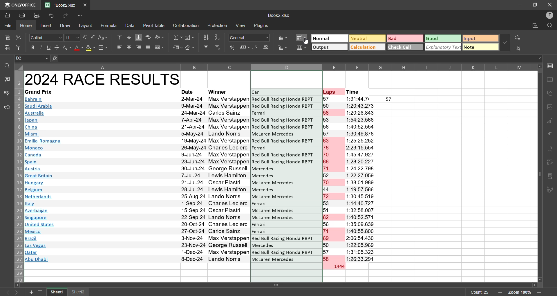 Image resolution: width=557 pixels, height=296 pixels. I want to click on file, so click(8, 25).